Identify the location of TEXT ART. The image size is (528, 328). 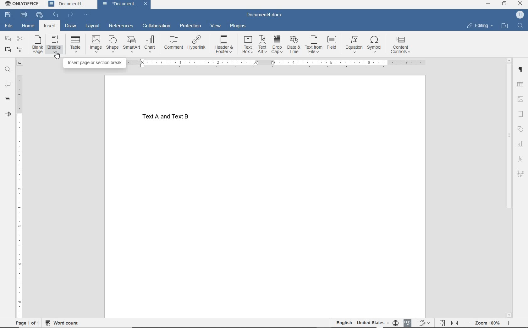
(262, 45).